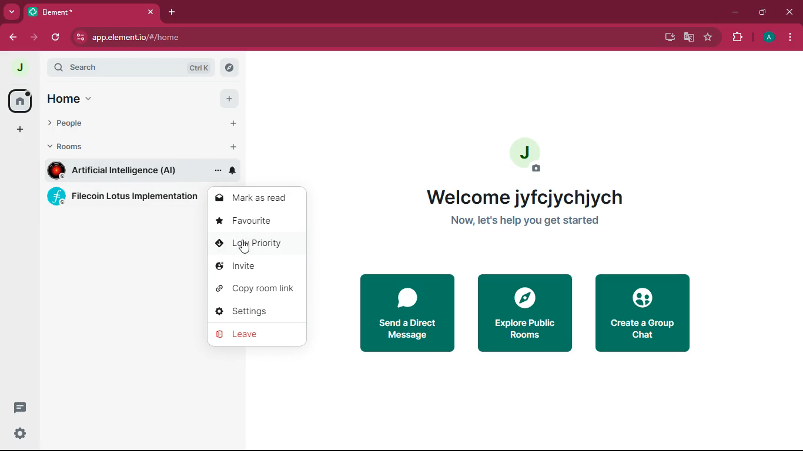  I want to click on low priority, so click(255, 243).